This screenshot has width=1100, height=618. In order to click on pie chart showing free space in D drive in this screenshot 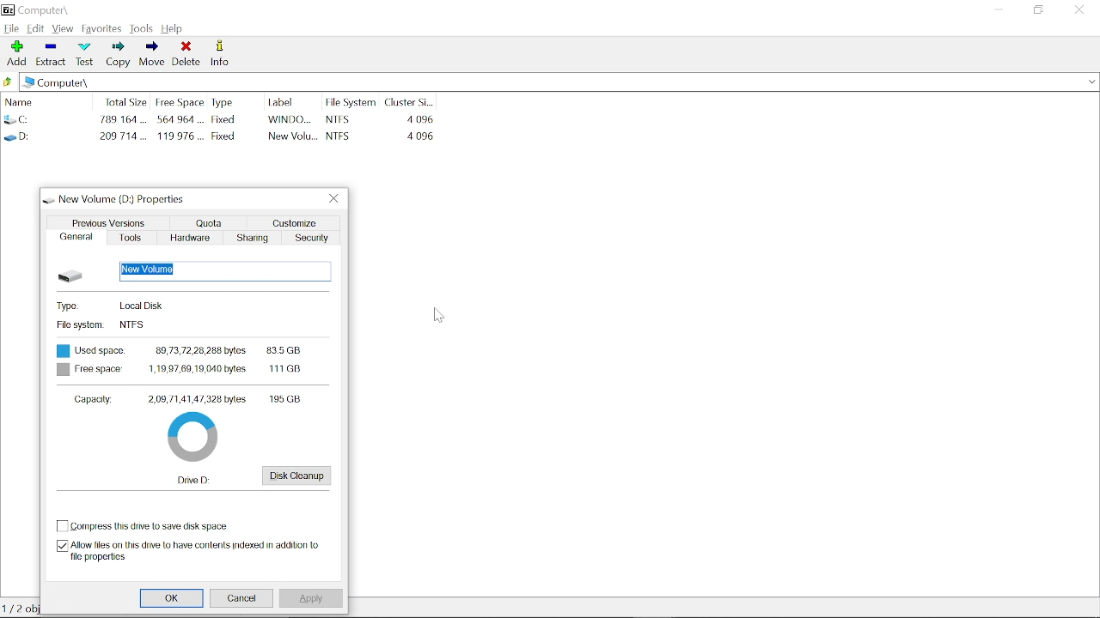, I will do `click(189, 449)`.